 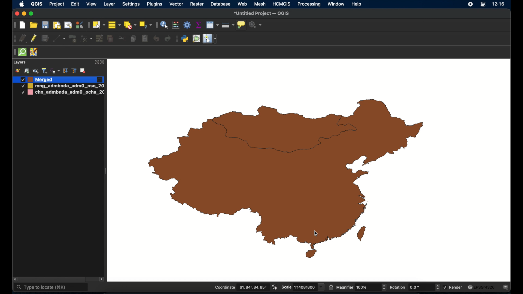 I want to click on layer, so click(x=110, y=4).